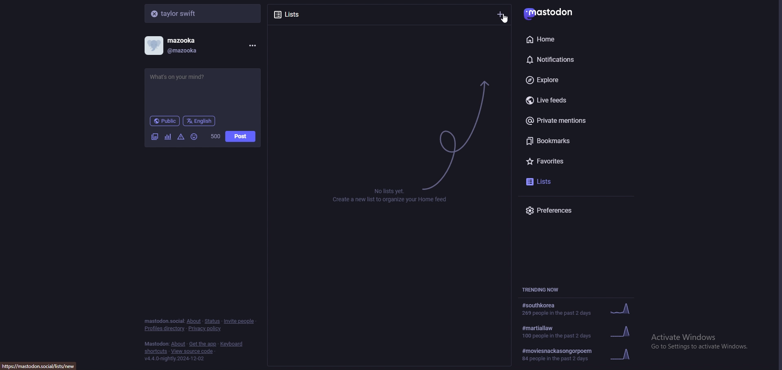 Image resolution: width=782 pixels, height=370 pixels. Describe the element at coordinates (165, 121) in the screenshot. I see `audience` at that location.